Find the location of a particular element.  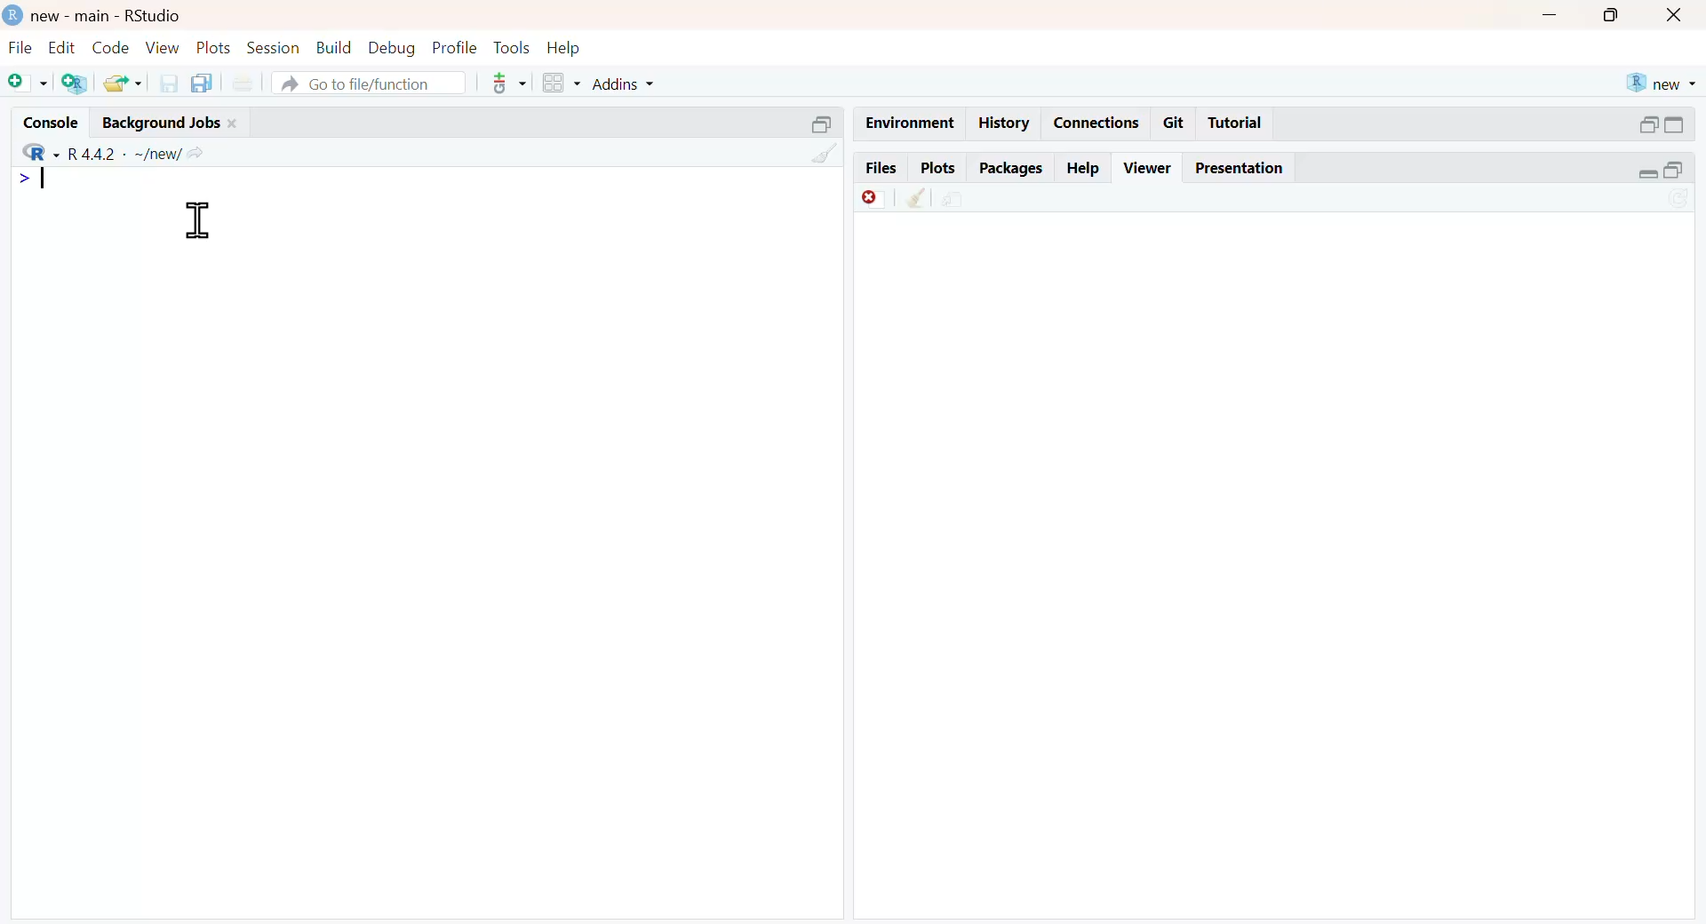

profile is located at coordinates (458, 48).